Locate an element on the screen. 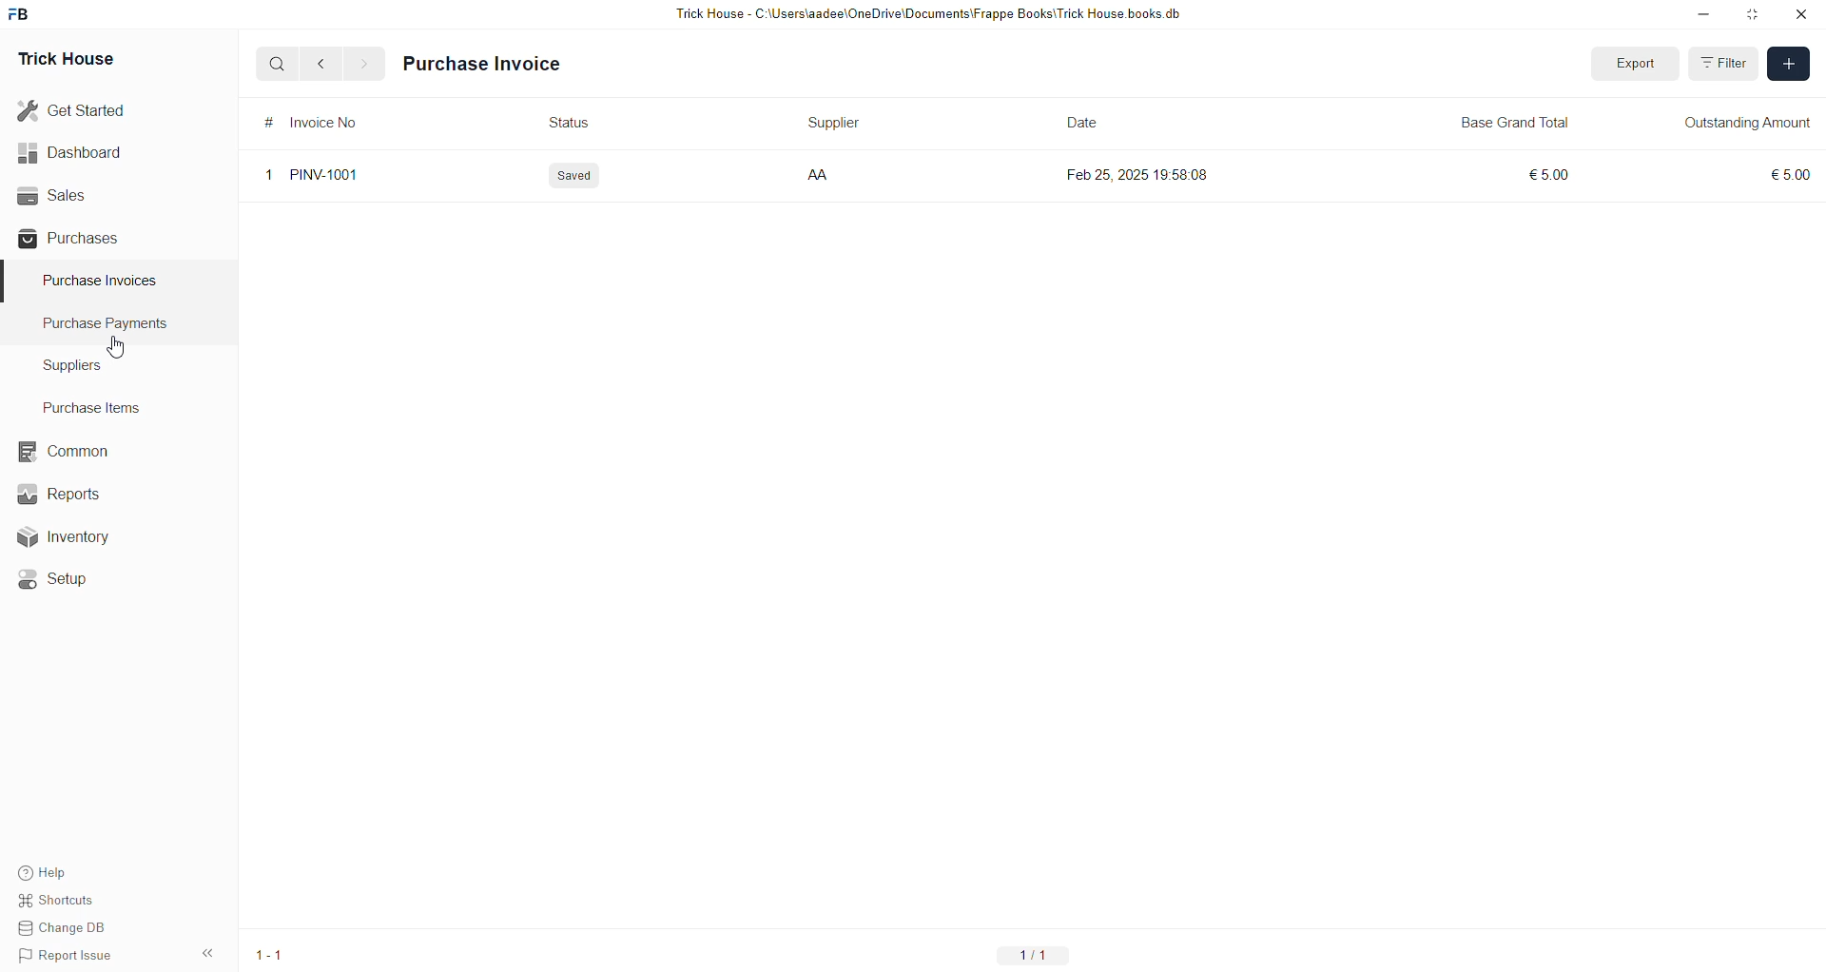 The width and height of the screenshot is (1826, 972). # Invoice No is located at coordinates (311, 124).